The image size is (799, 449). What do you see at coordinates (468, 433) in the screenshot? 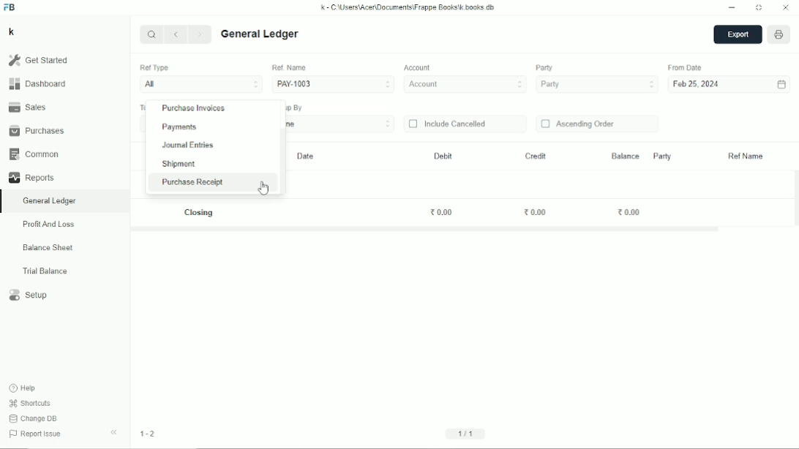
I see `1/1` at bounding box center [468, 433].